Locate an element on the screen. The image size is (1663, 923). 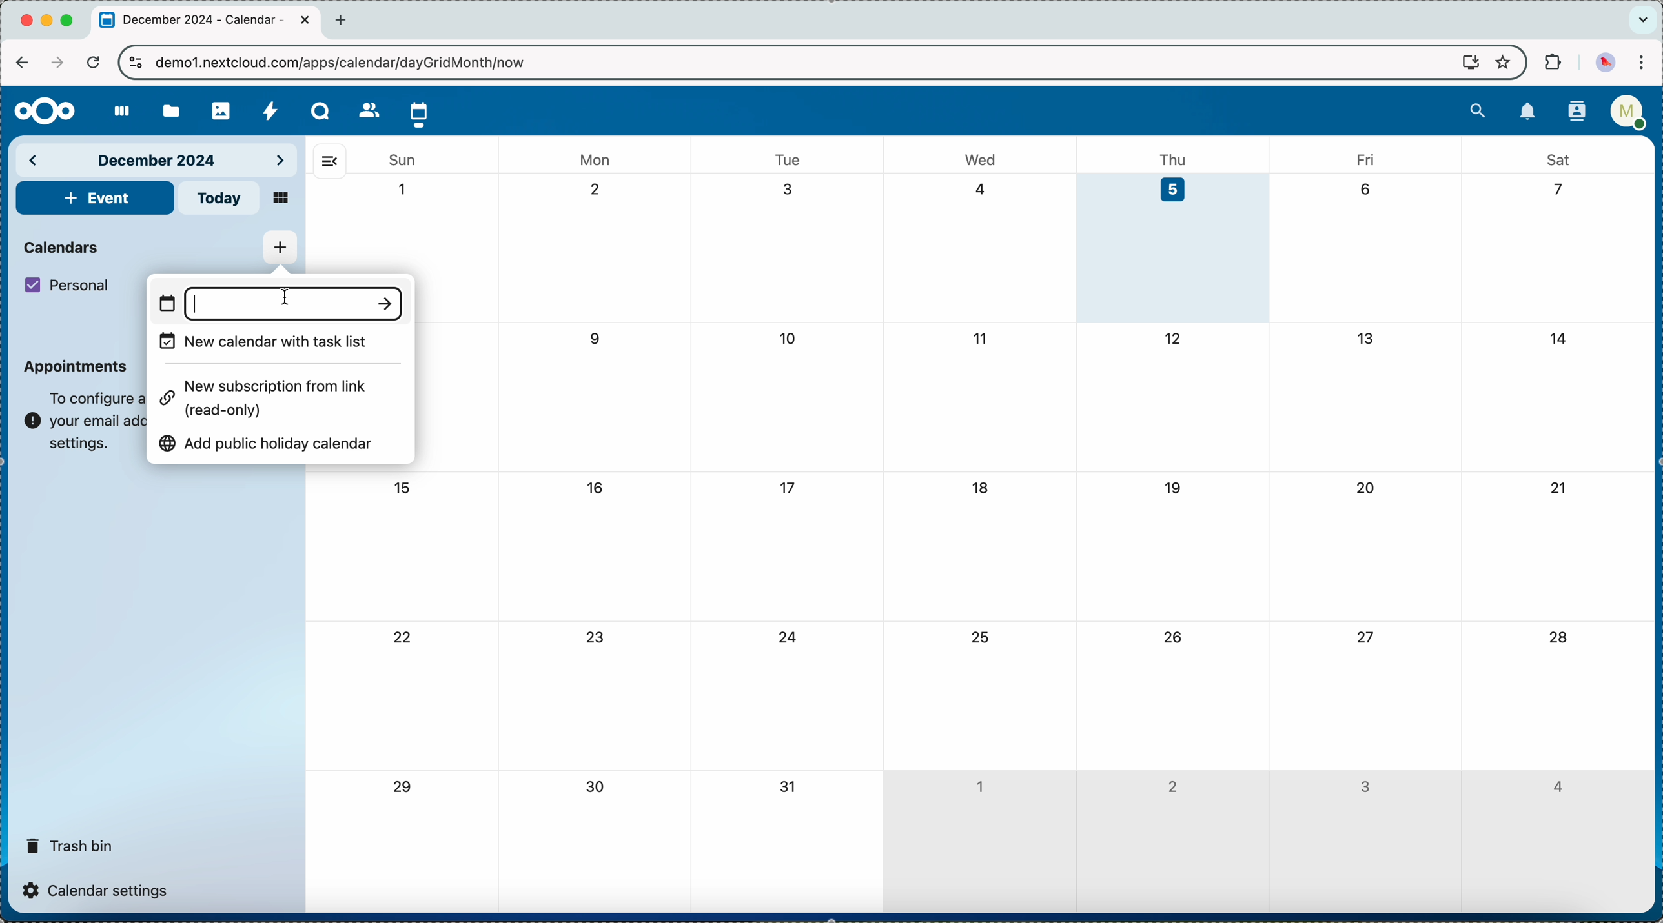
customize and control Google Chrome is located at coordinates (1646, 63).